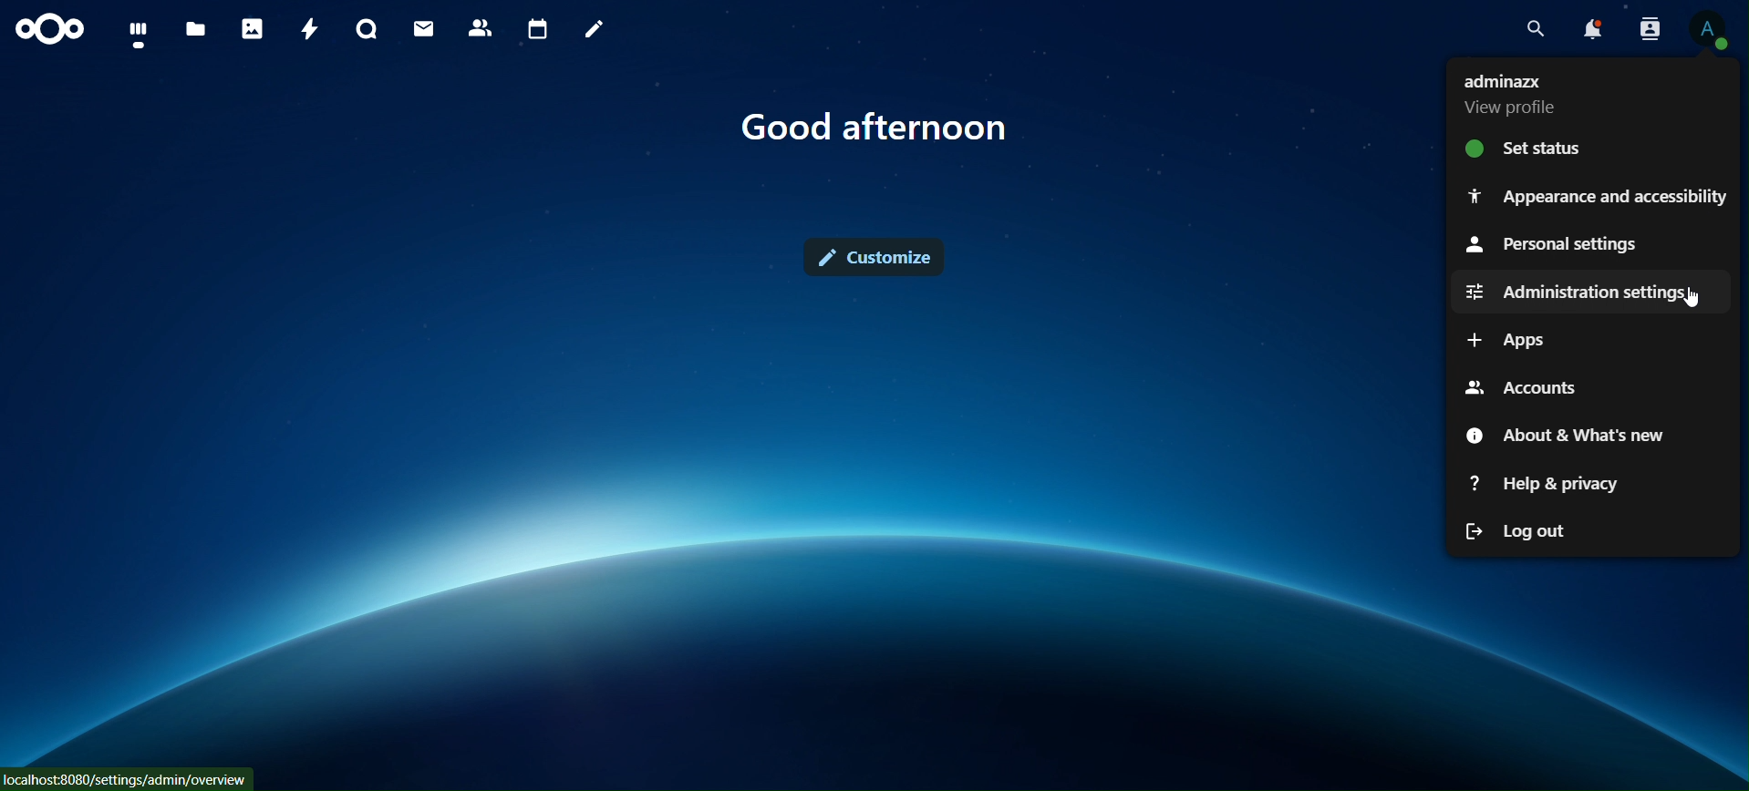 The height and width of the screenshot is (791, 1749). What do you see at coordinates (367, 28) in the screenshot?
I see `talk` at bounding box center [367, 28].